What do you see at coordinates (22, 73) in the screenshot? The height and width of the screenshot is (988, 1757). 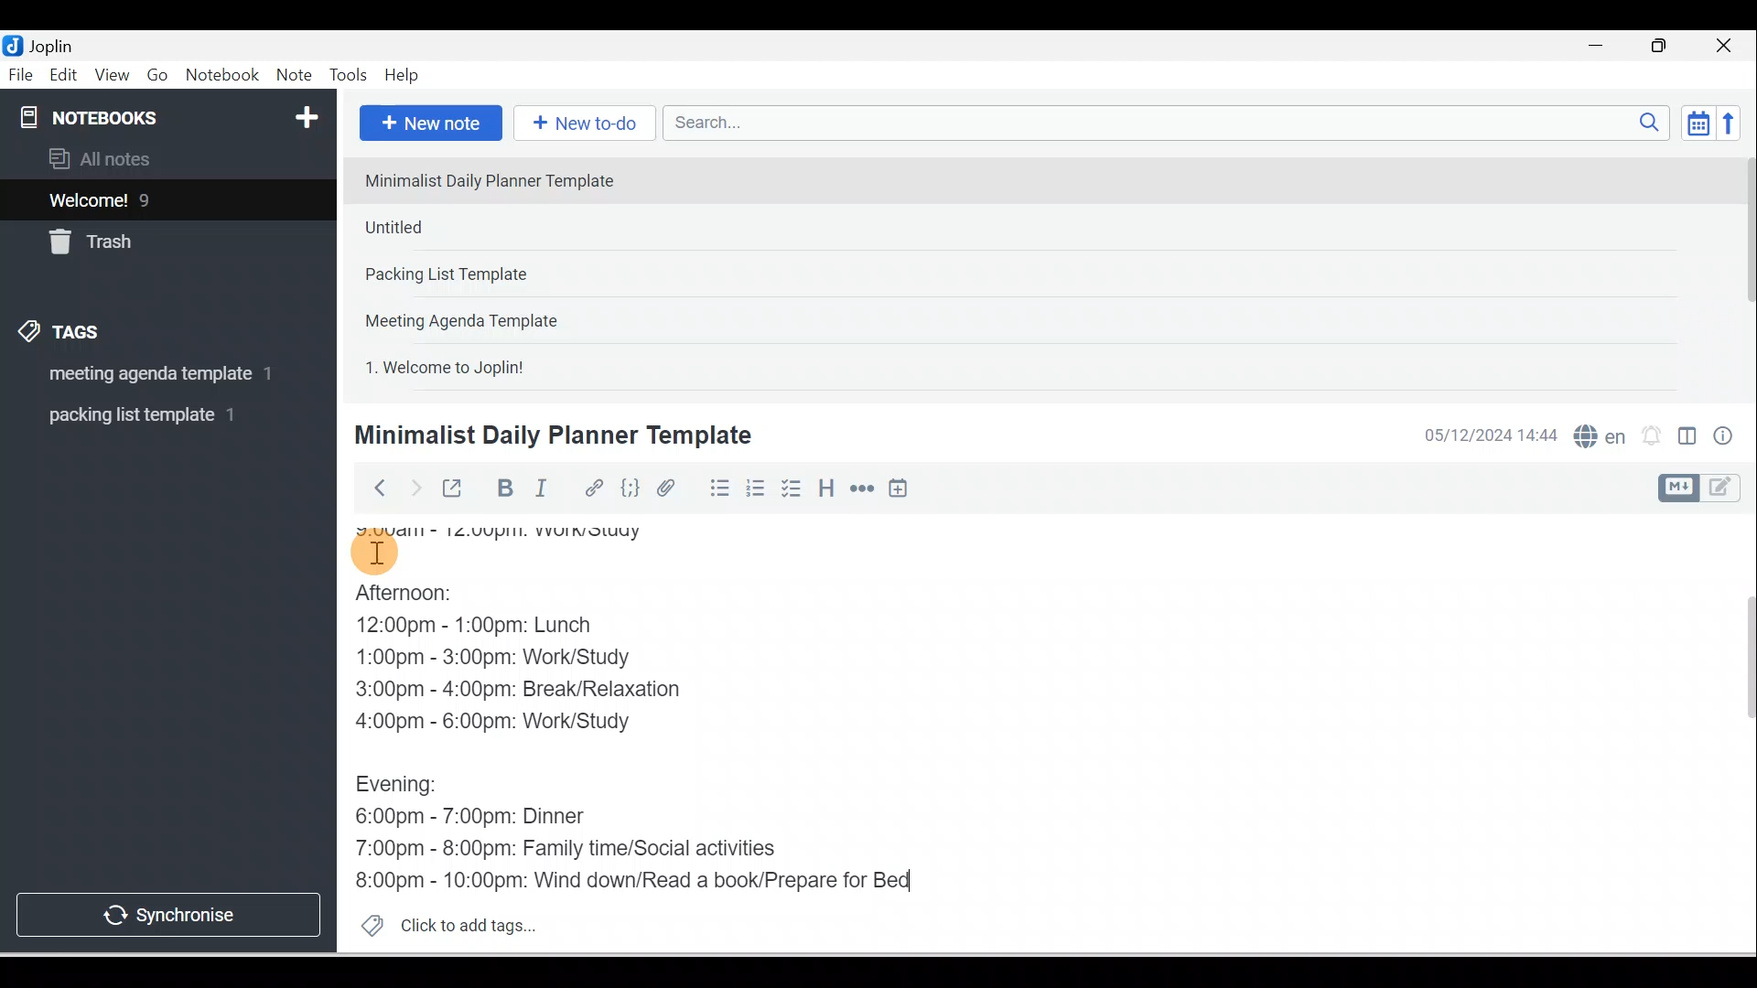 I see `File` at bounding box center [22, 73].